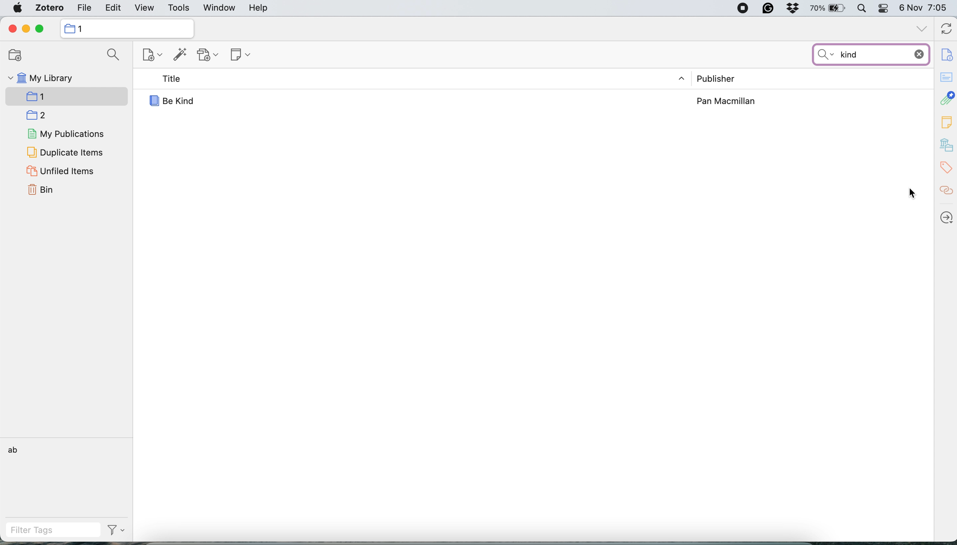 Image resolution: width=957 pixels, height=545 pixels. Describe the element at coordinates (925, 8) in the screenshot. I see `6 Nov 7:04` at that location.